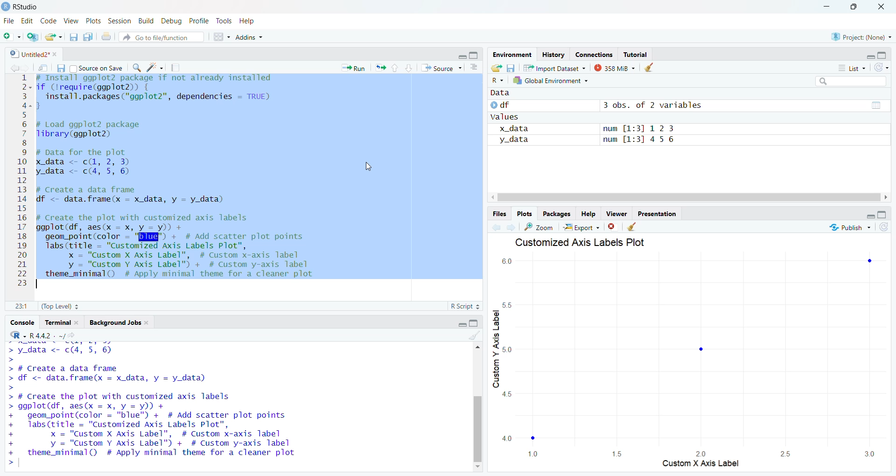  I want to click on minimise, so click(866, 56).